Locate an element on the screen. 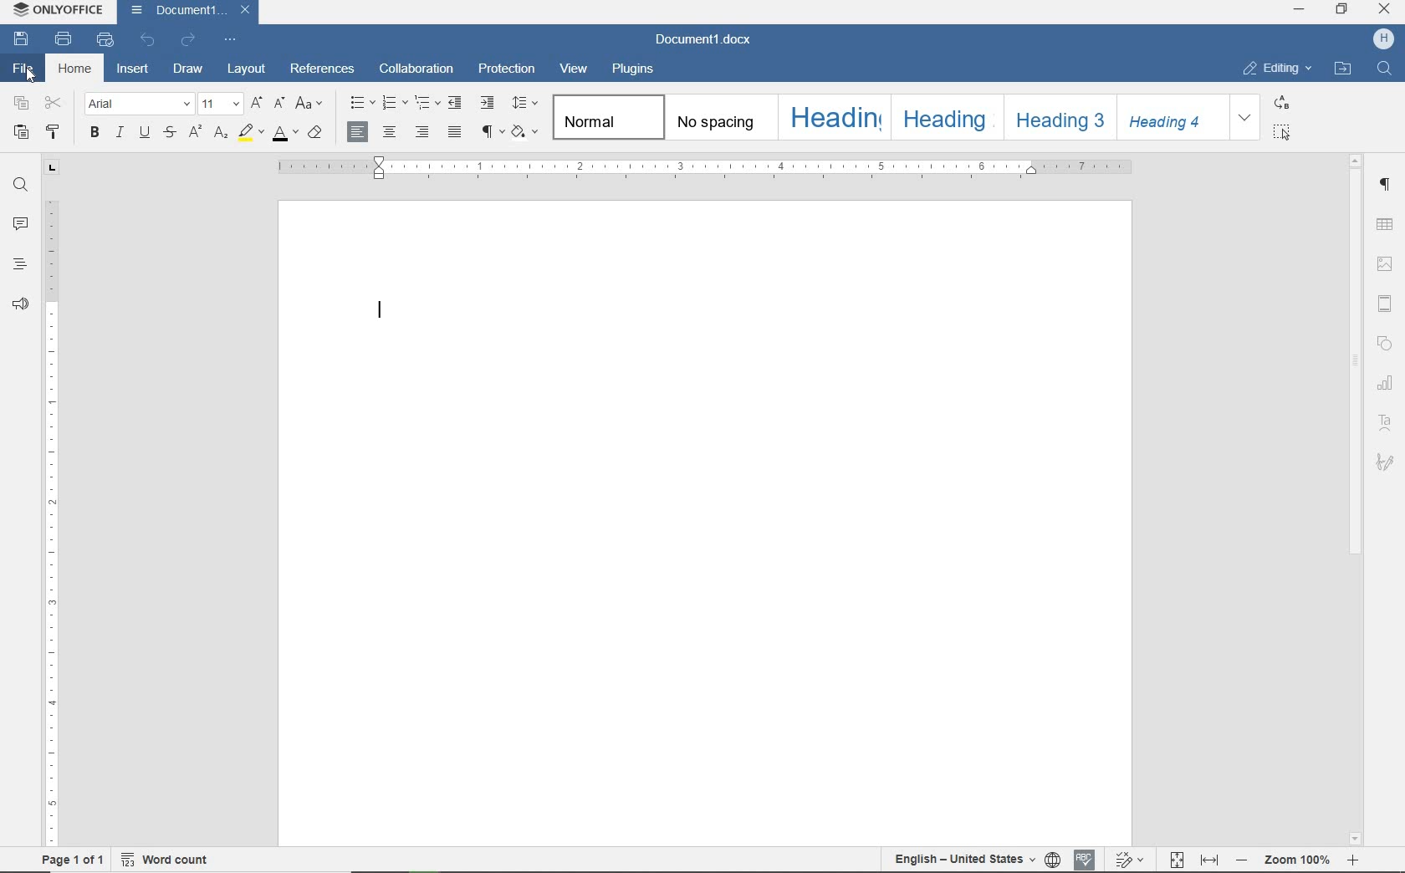  protection is located at coordinates (505, 68).